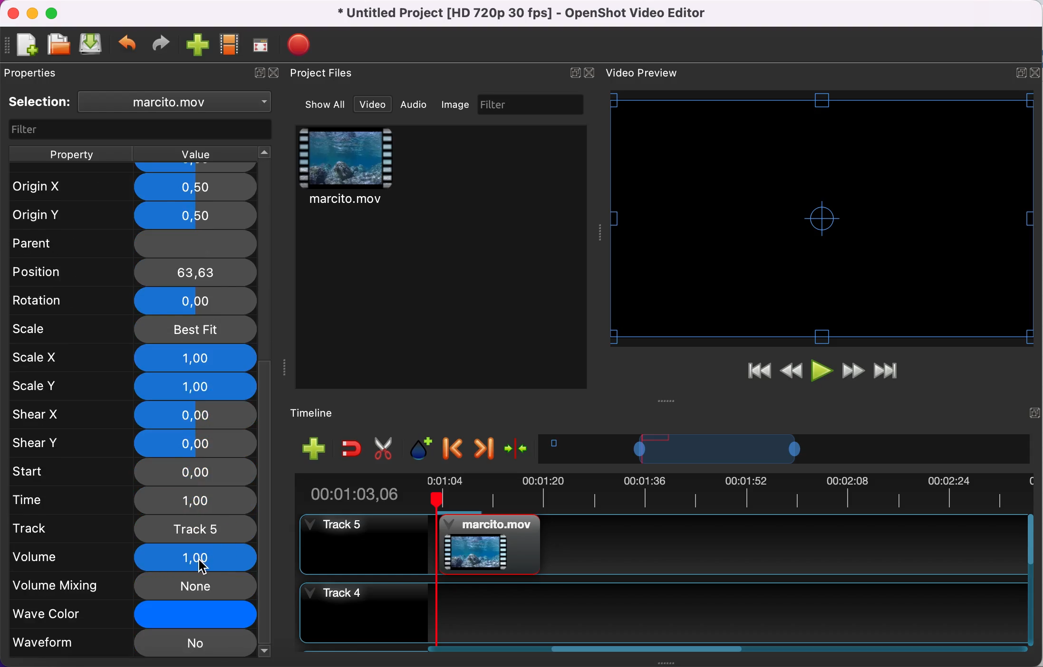 This screenshot has width=1043, height=667. I want to click on Origin Y, so click(130, 216).